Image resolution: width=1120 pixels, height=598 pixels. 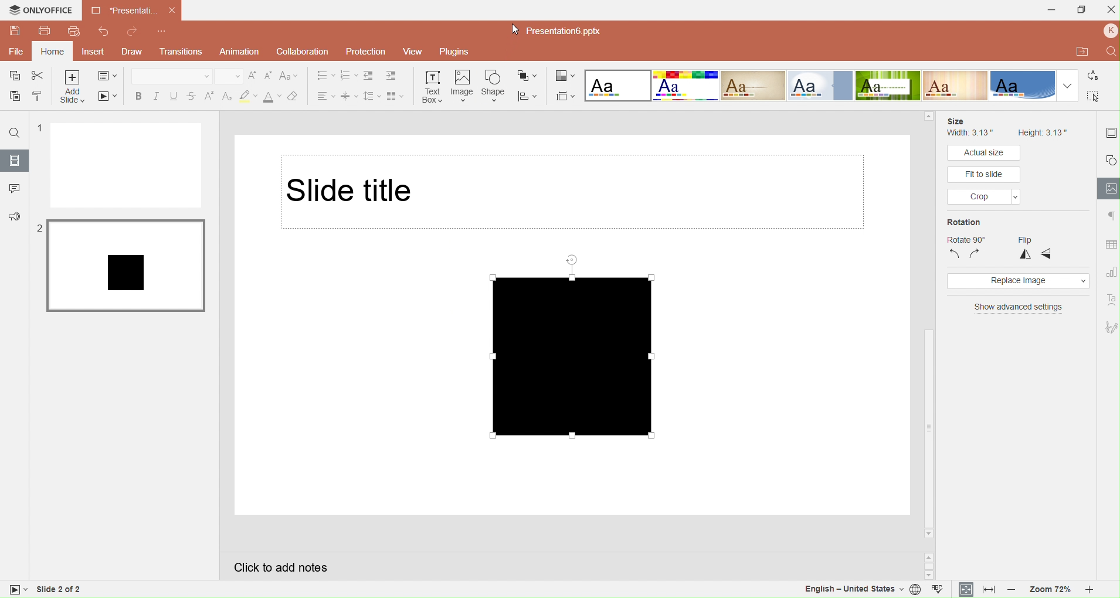 I want to click on Official, so click(x=820, y=86).